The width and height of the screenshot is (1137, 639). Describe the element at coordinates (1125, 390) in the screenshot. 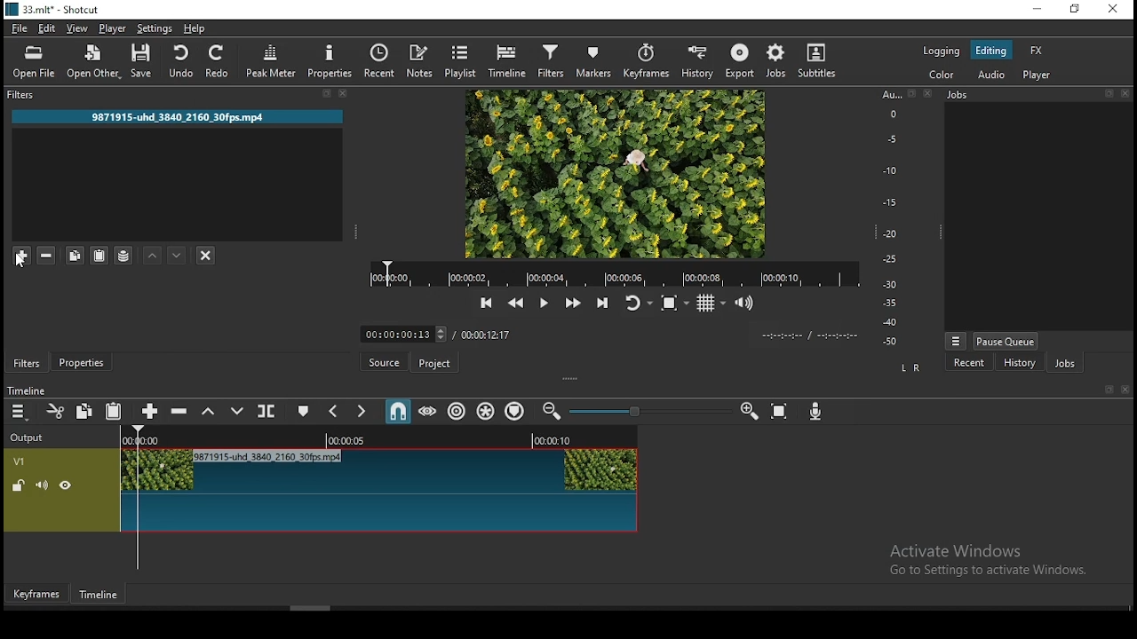

I see `close` at that location.